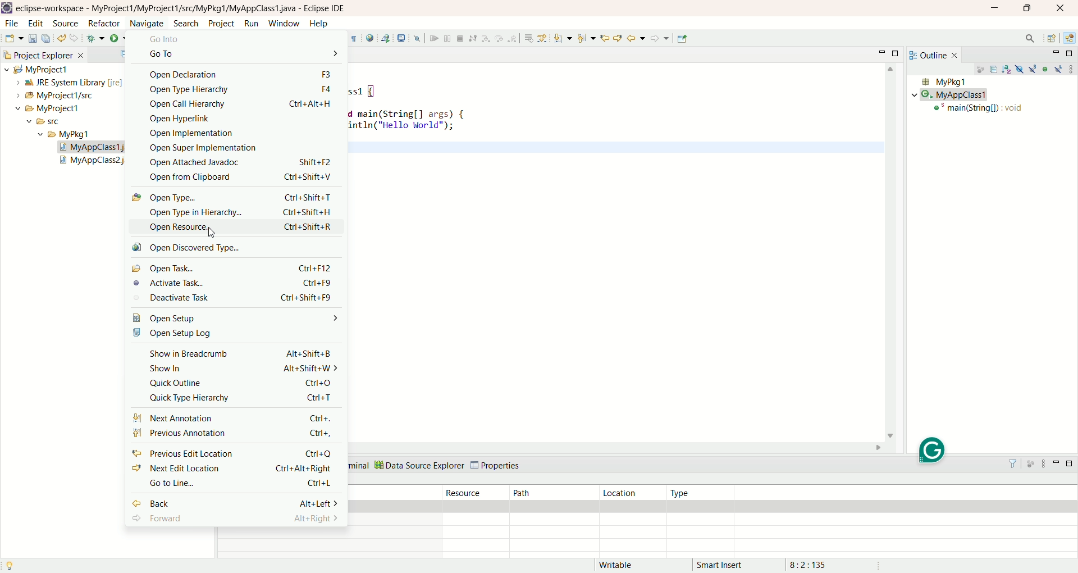  I want to click on show in breadcrumb, so click(240, 354).